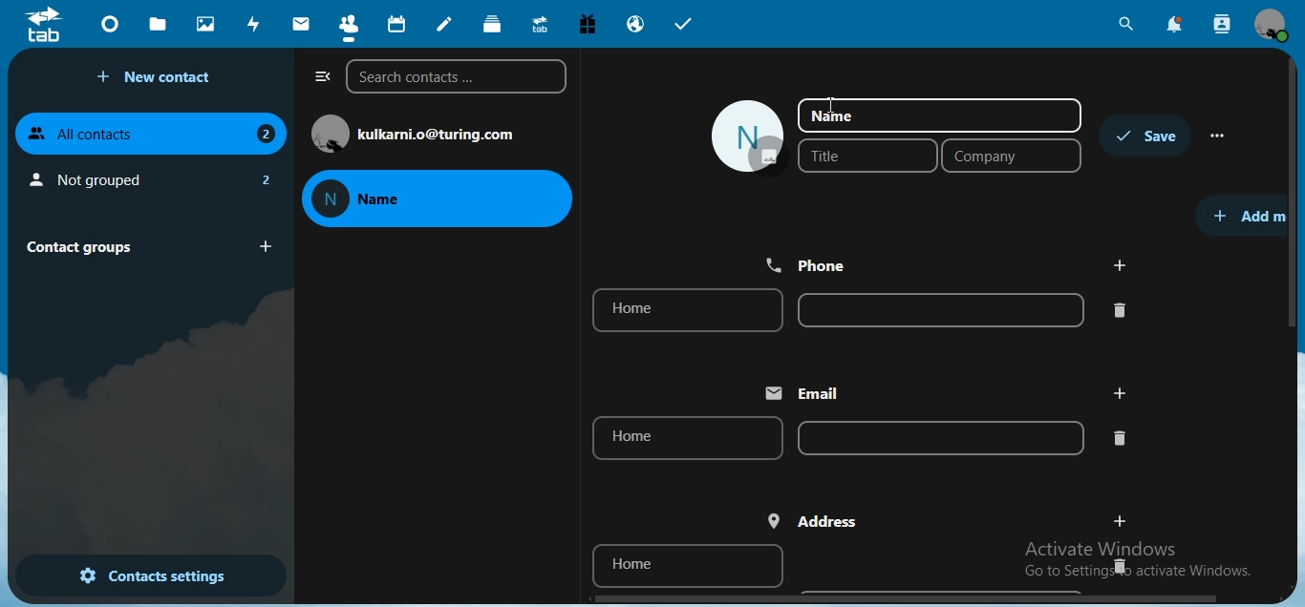  What do you see at coordinates (1127, 24) in the screenshot?
I see `search` at bounding box center [1127, 24].